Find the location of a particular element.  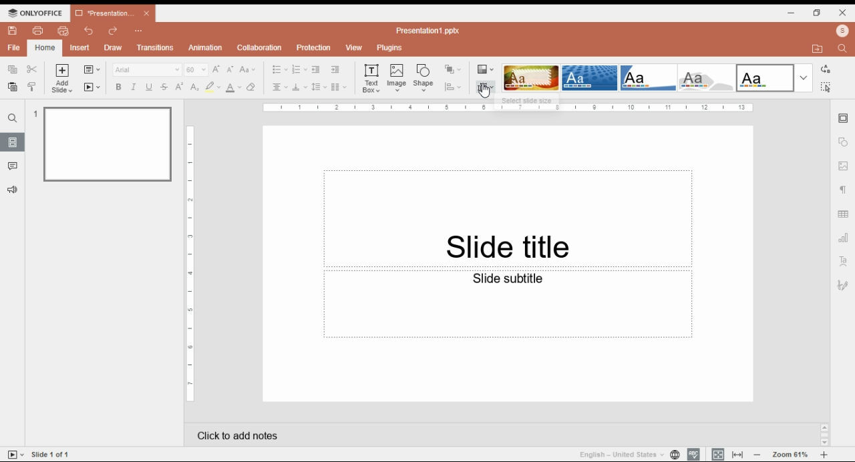

Customize quick access is located at coordinates (139, 31).